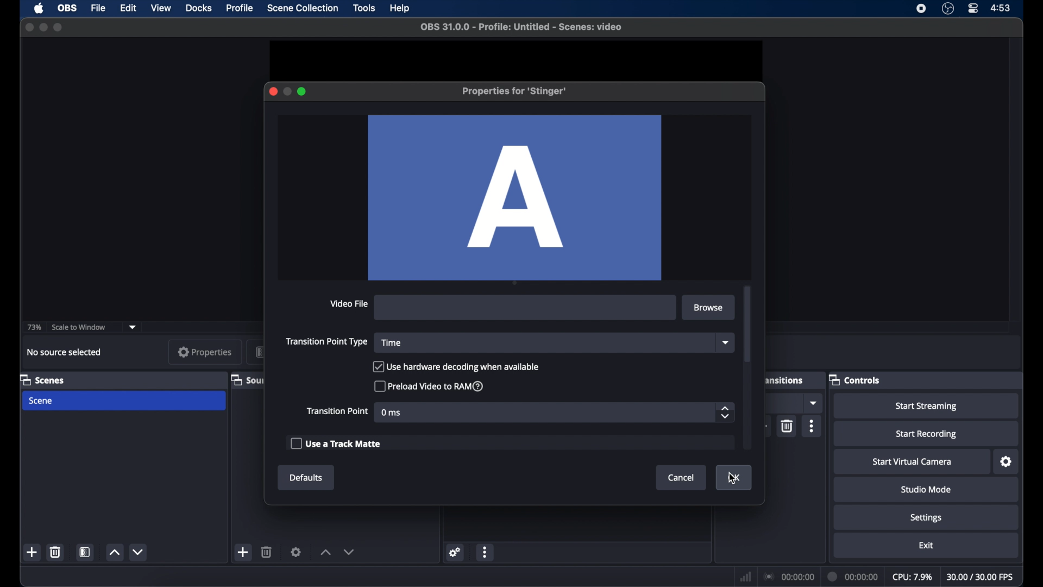  Describe the element at coordinates (726, 342) in the screenshot. I see `dropdown` at that location.